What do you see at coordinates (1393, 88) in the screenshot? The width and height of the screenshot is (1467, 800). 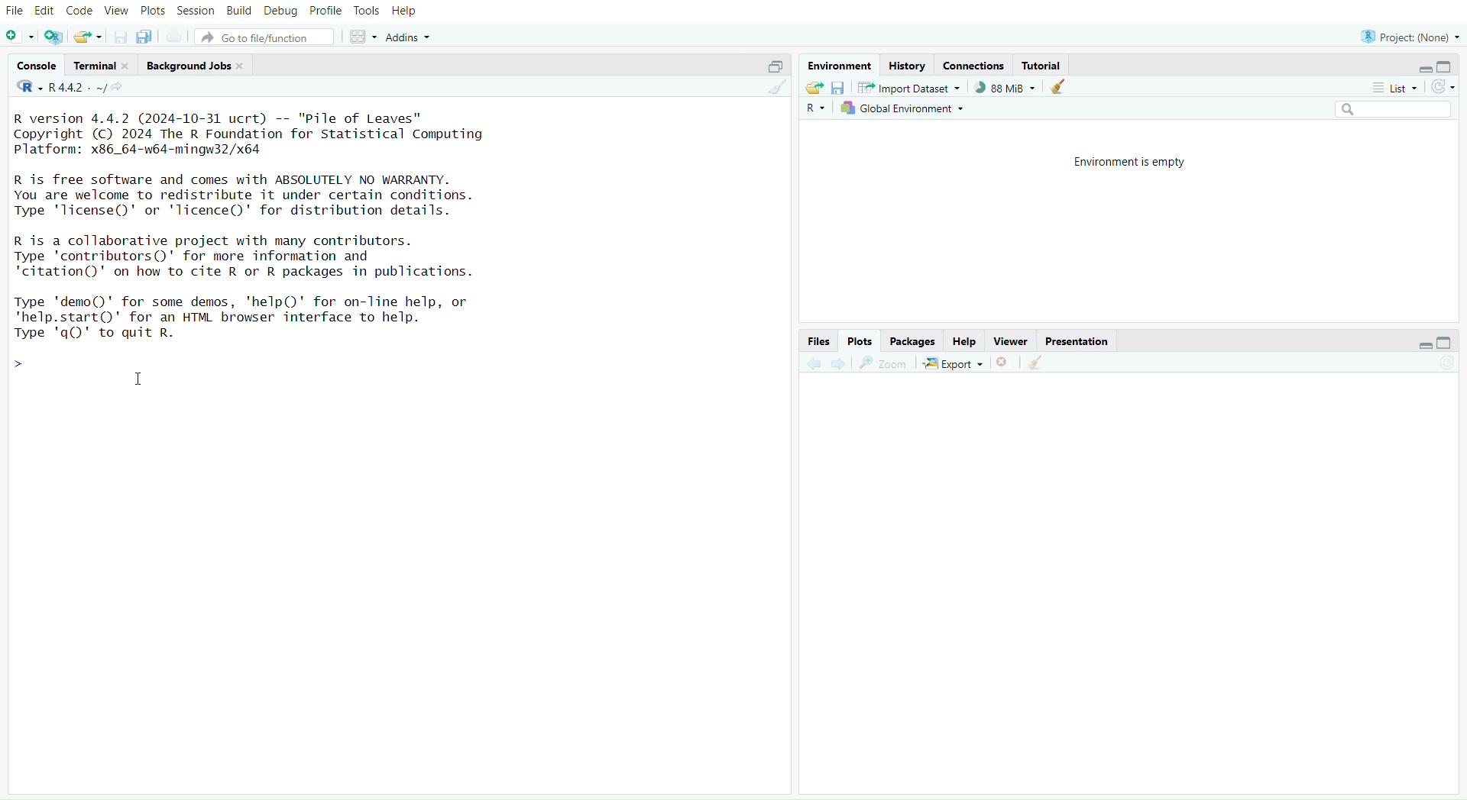 I see `list` at bounding box center [1393, 88].